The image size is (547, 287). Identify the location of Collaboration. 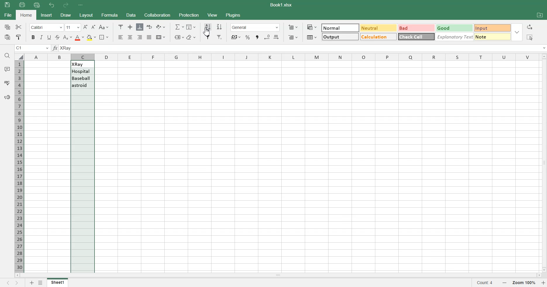
(157, 15).